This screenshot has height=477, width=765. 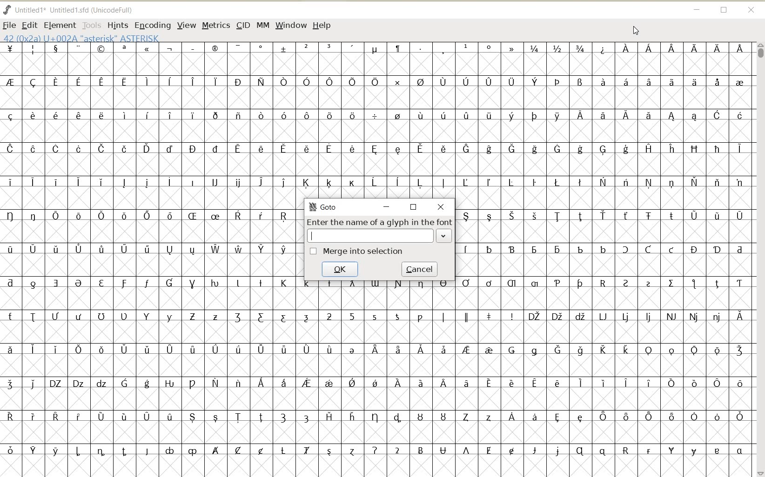 I want to click on RESTORE, so click(x=724, y=10).